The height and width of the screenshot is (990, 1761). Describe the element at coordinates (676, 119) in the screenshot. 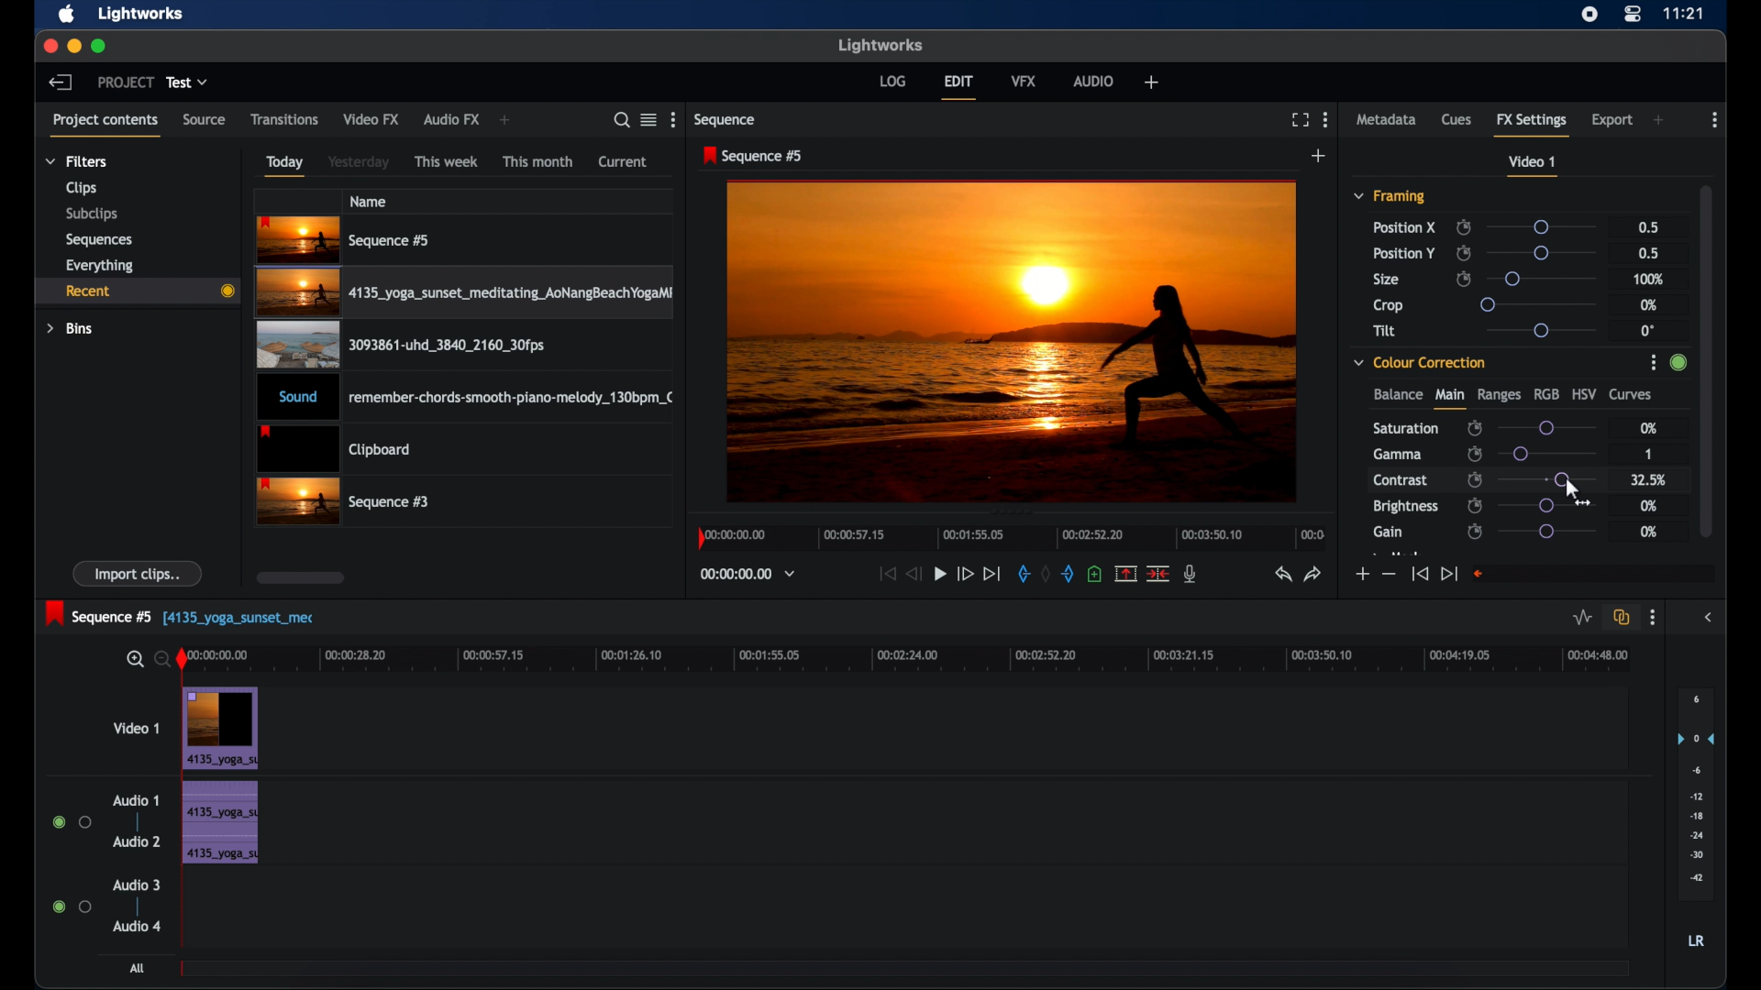

I see `more options` at that location.